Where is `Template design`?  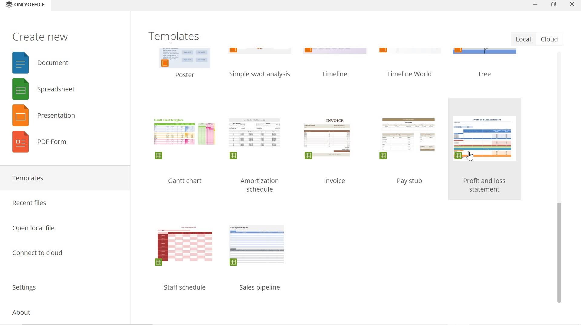 Template design is located at coordinates (258, 247).